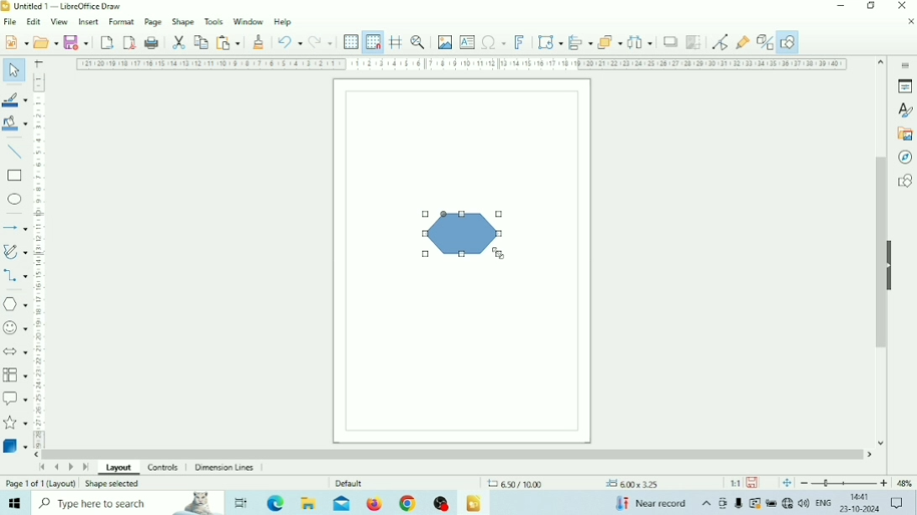 The height and width of the screenshot is (515, 917). I want to click on Open, so click(45, 42).